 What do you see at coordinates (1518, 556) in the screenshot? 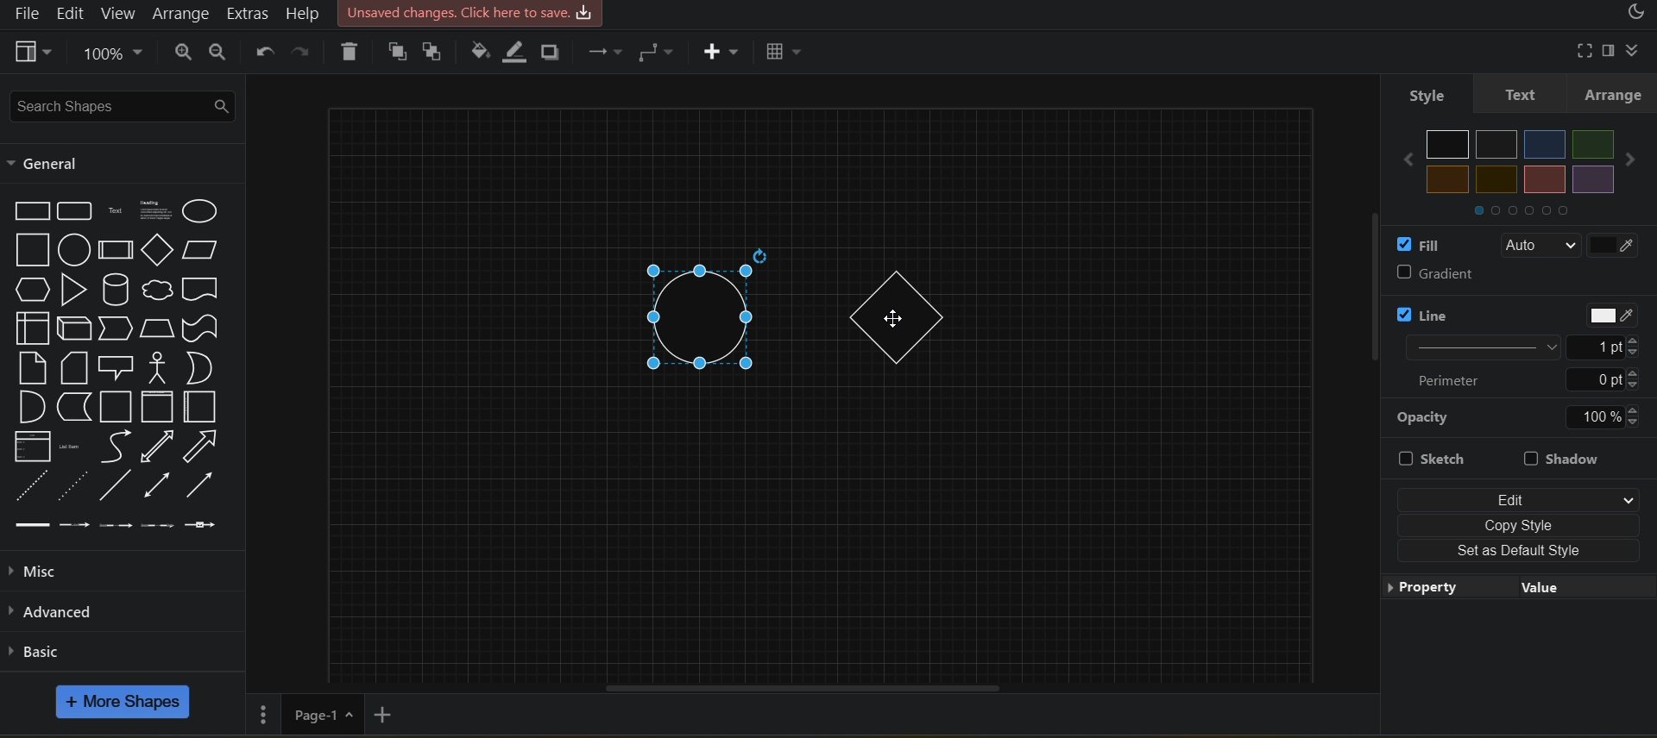
I see `set as default style` at bounding box center [1518, 556].